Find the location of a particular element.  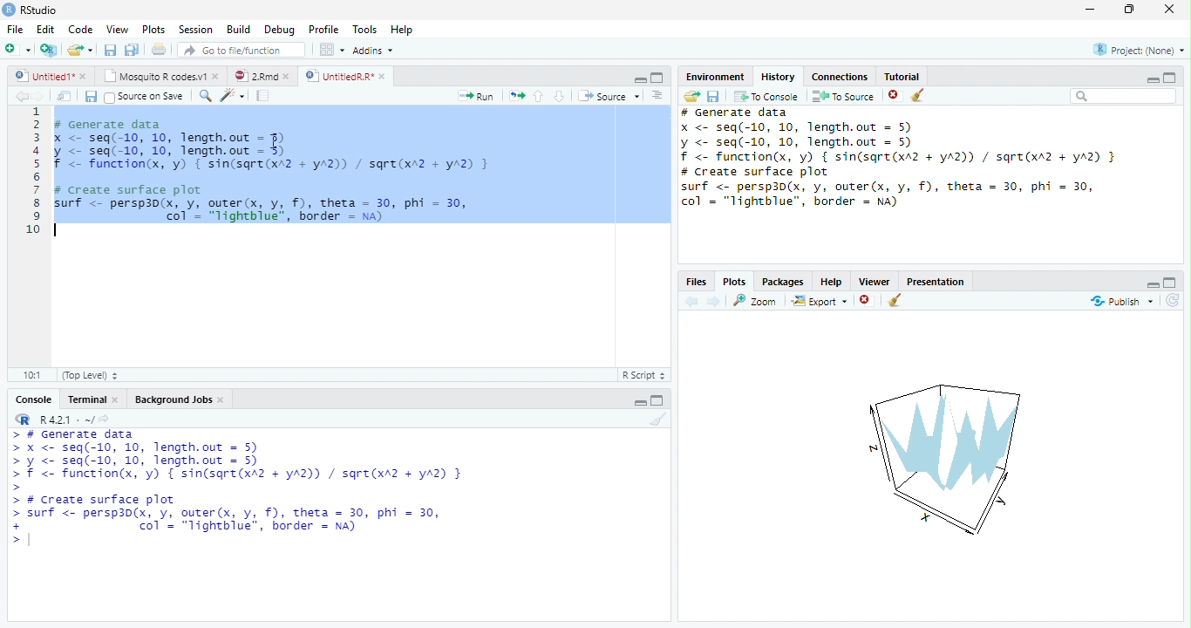

Profile is located at coordinates (324, 29).